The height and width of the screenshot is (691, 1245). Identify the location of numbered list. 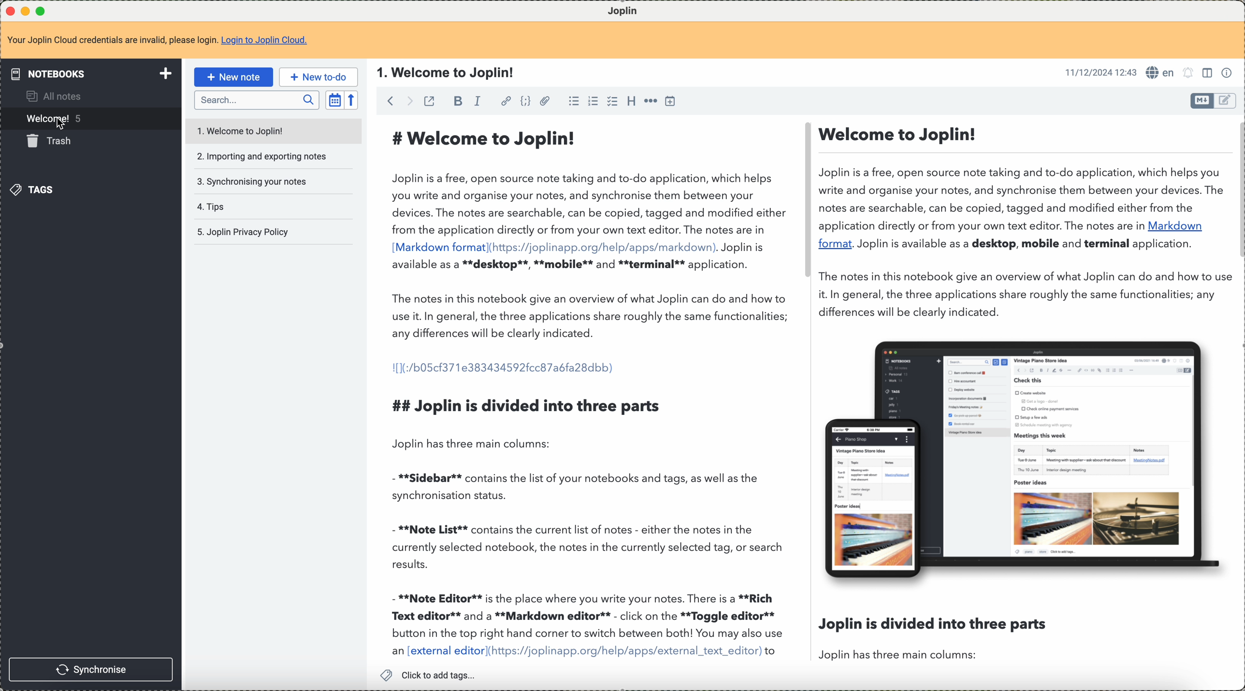
(593, 102).